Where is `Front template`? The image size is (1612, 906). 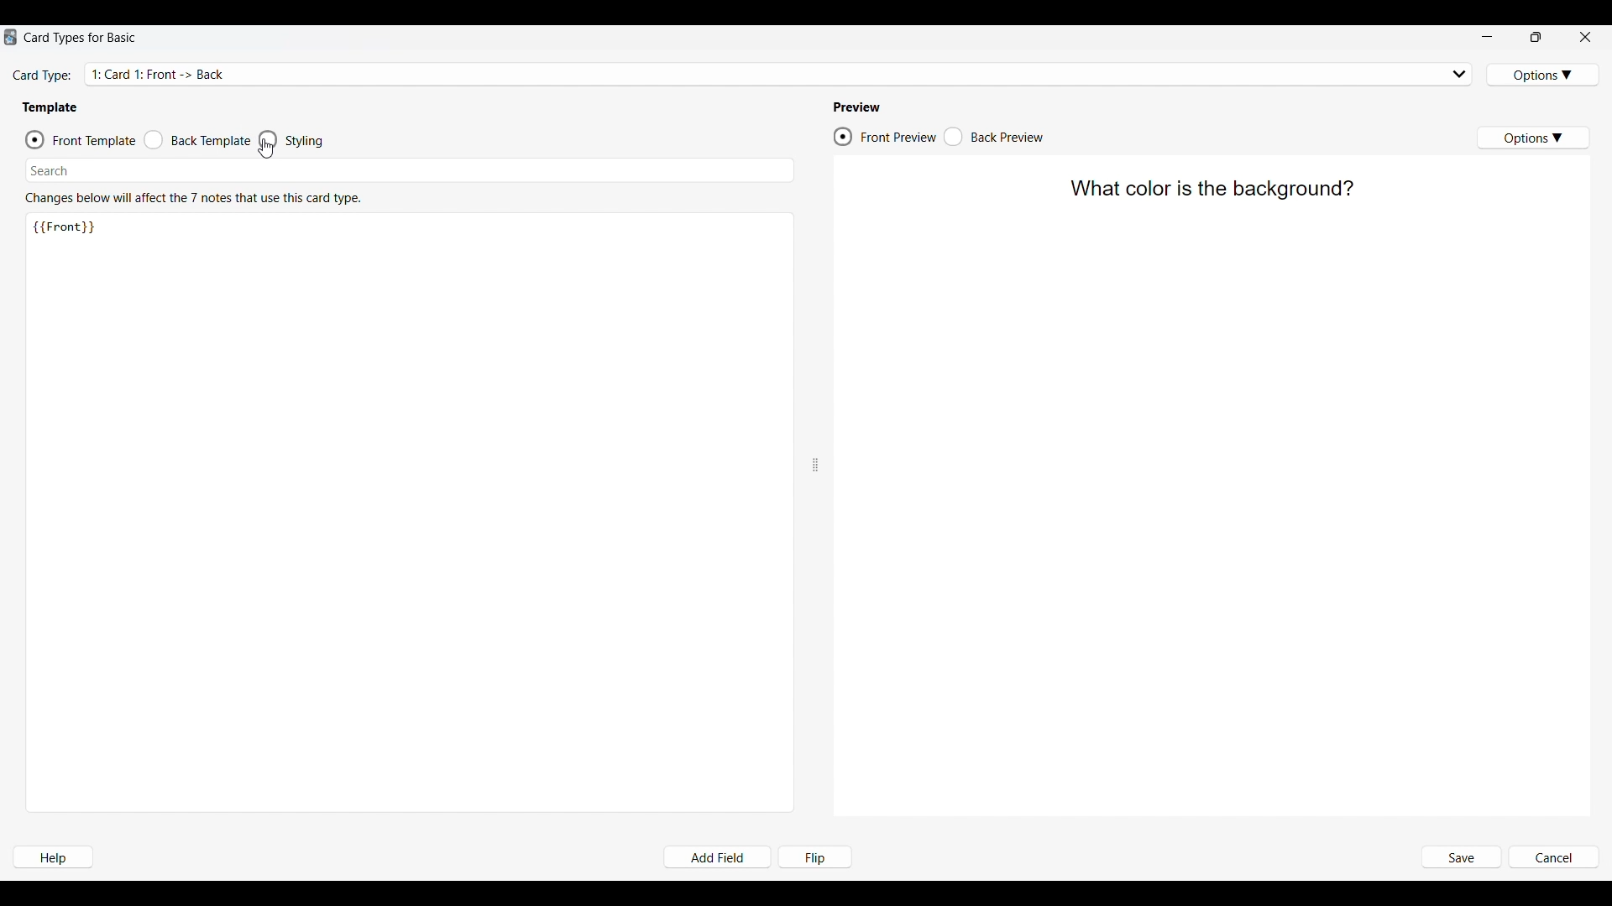 Front template is located at coordinates (81, 140).